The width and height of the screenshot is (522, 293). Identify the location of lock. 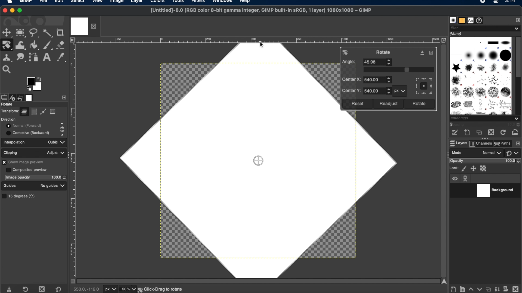
(453, 168).